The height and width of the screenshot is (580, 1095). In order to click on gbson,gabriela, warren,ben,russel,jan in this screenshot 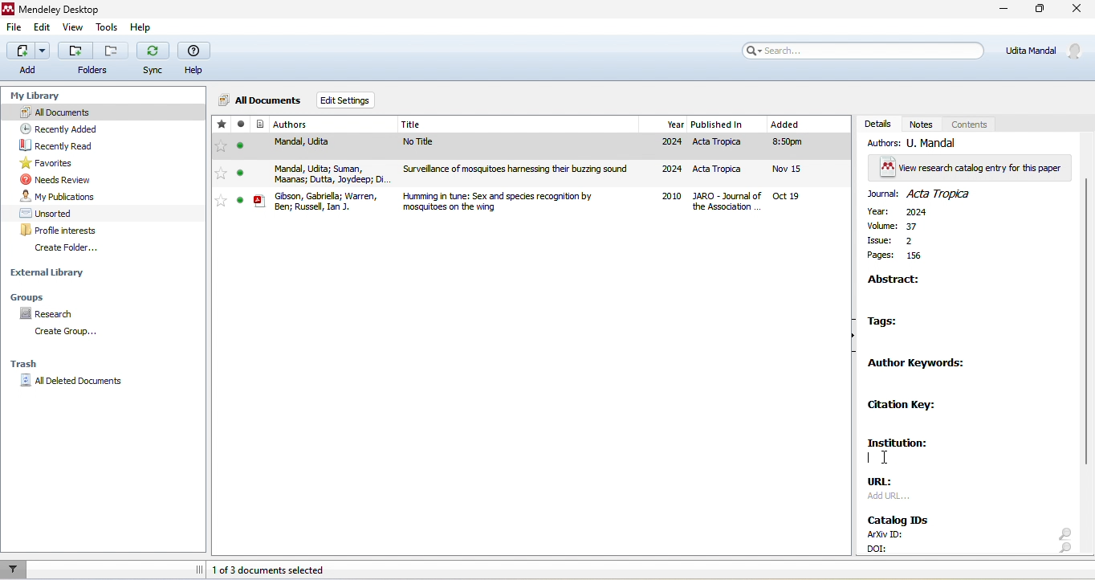, I will do `click(315, 200)`.